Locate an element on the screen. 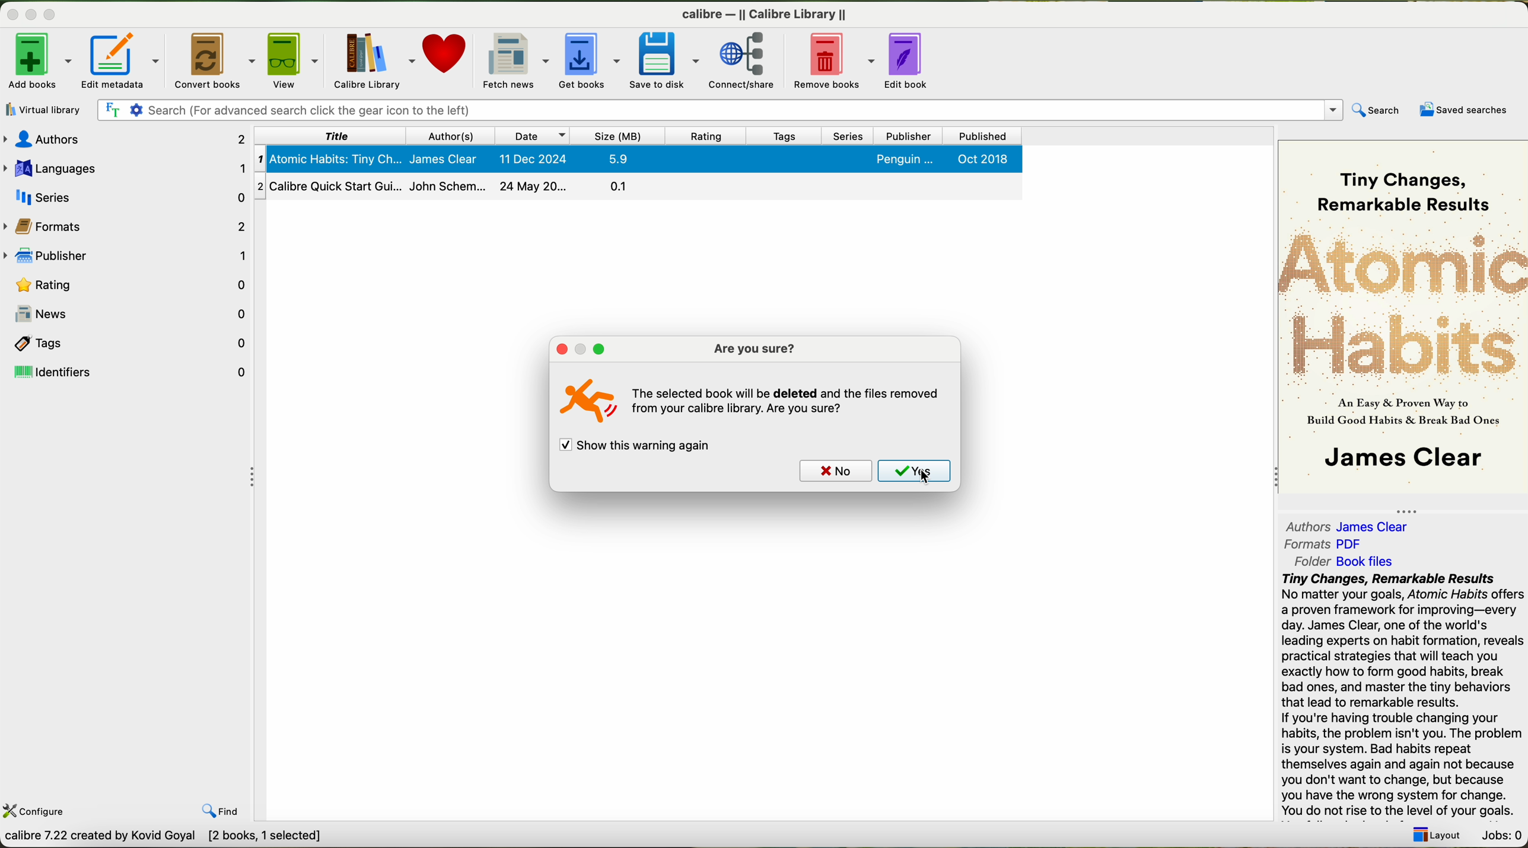 The image size is (1528, 848). cursor is located at coordinates (923, 479).